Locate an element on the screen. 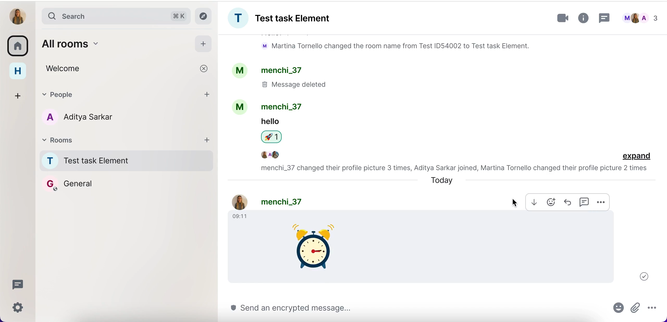 The width and height of the screenshot is (667, 322). comment is located at coordinates (584, 202).